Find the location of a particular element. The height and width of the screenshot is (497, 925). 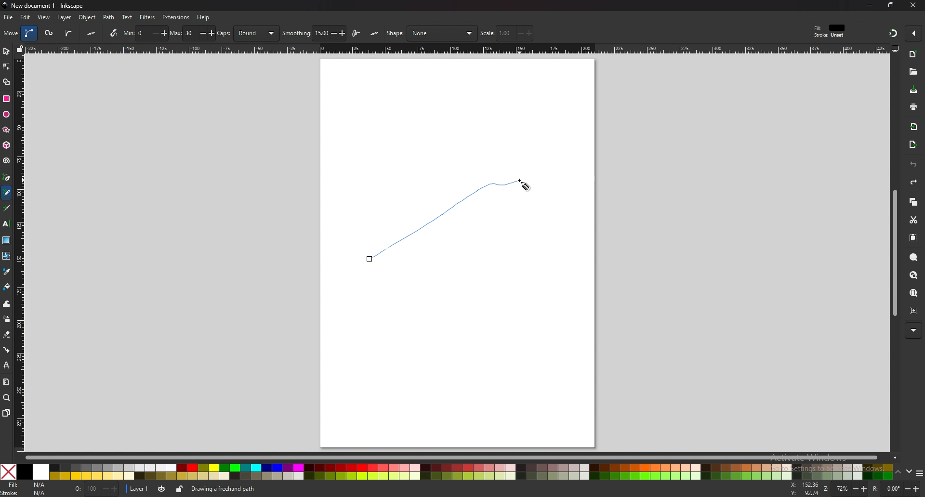

b spline path is located at coordinates (68, 33).